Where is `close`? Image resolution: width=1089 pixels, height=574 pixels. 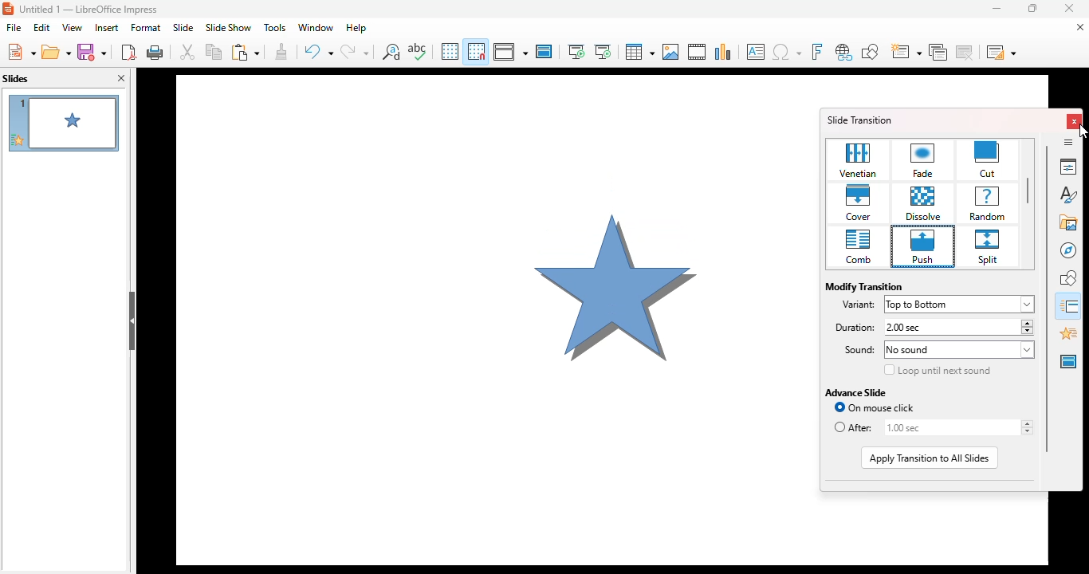
close is located at coordinates (1069, 8).